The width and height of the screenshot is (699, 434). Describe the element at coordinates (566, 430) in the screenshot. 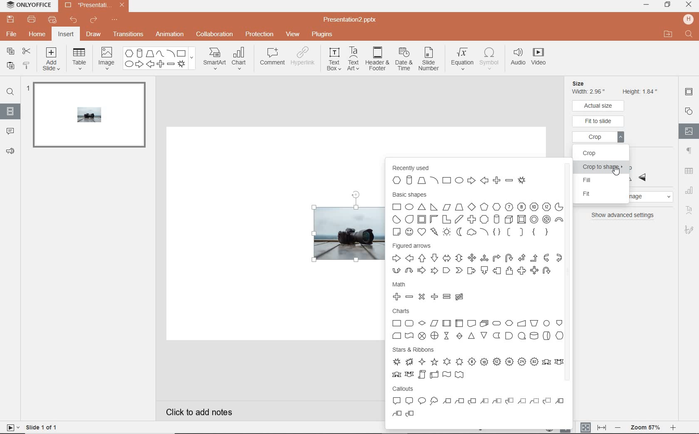

I see `spell check` at that location.